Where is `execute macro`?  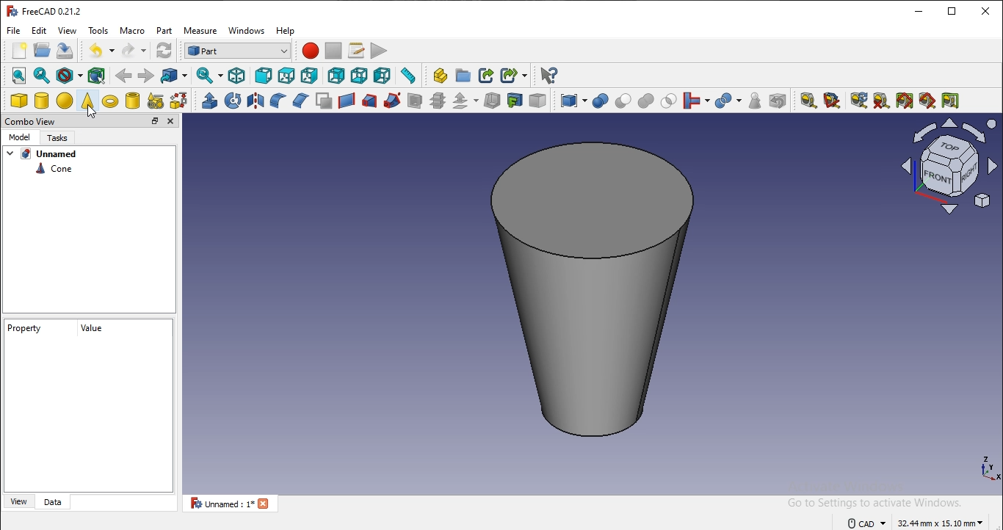
execute macro is located at coordinates (381, 51).